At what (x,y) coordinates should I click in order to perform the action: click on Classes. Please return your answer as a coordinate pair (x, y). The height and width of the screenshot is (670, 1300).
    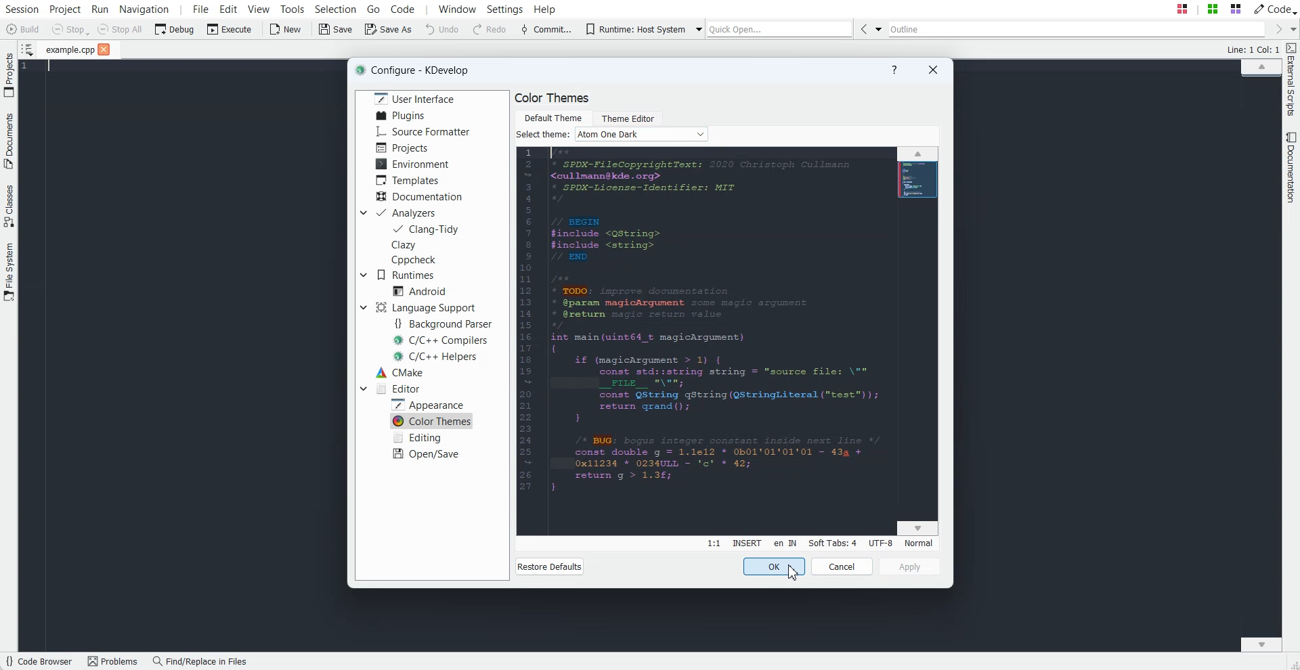
    Looking at the image, I should click on (9, 208).